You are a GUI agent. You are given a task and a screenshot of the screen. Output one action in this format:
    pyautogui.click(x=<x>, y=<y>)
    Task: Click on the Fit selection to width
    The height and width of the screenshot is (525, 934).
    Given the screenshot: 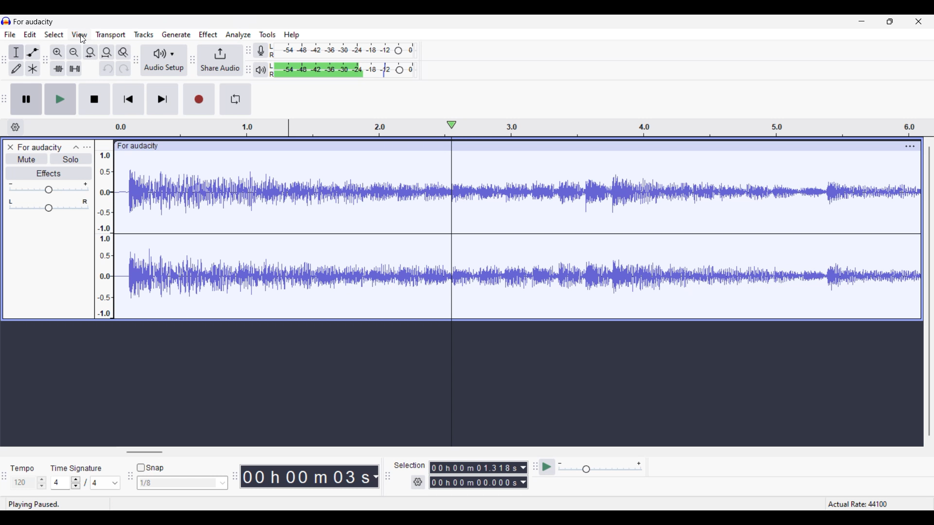 What is the action you would take?
    pyautogui.click(x=90, y=52)
    